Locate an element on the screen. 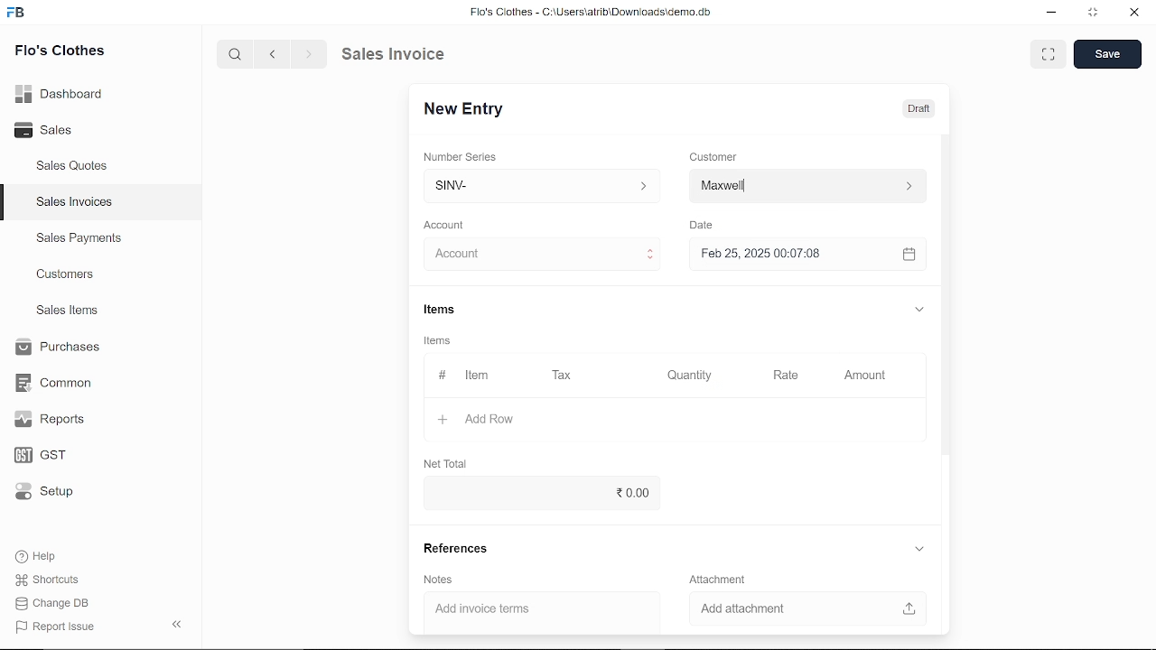  ‘Number Series is located at coordinates (461, 156).